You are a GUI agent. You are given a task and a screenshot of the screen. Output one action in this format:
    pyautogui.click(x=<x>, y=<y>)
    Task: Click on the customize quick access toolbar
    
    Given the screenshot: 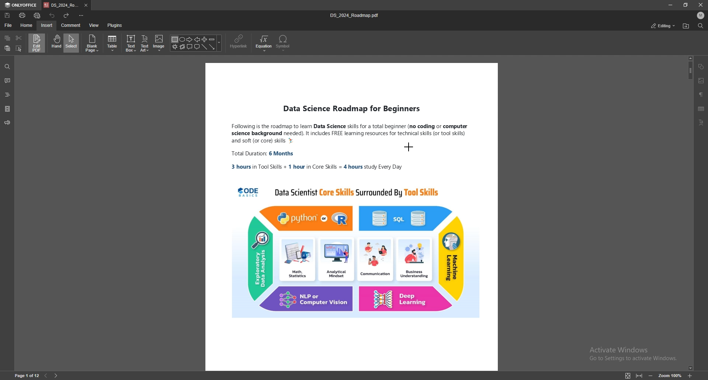 What is the action you would take?
    pyautogui.click(x=81, y=15)
    